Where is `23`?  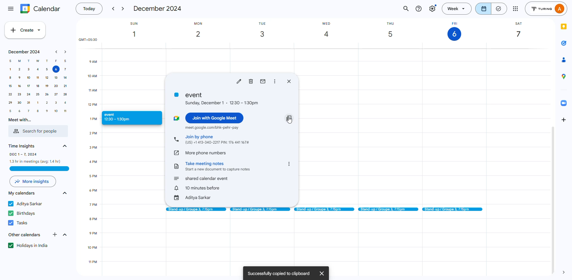
23 is located at coordinates (20, 95).